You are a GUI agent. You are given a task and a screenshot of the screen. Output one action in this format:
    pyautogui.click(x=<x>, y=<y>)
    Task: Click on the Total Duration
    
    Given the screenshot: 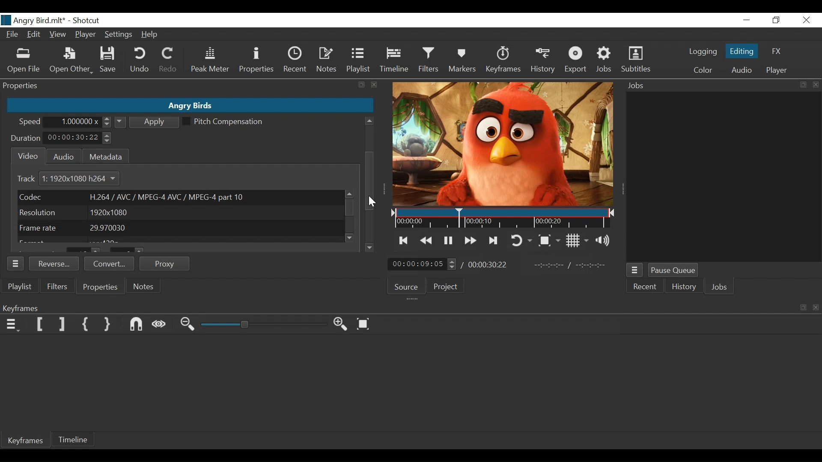 What is the action you would take?
    pyautogui.click(x=489, y=265)
    